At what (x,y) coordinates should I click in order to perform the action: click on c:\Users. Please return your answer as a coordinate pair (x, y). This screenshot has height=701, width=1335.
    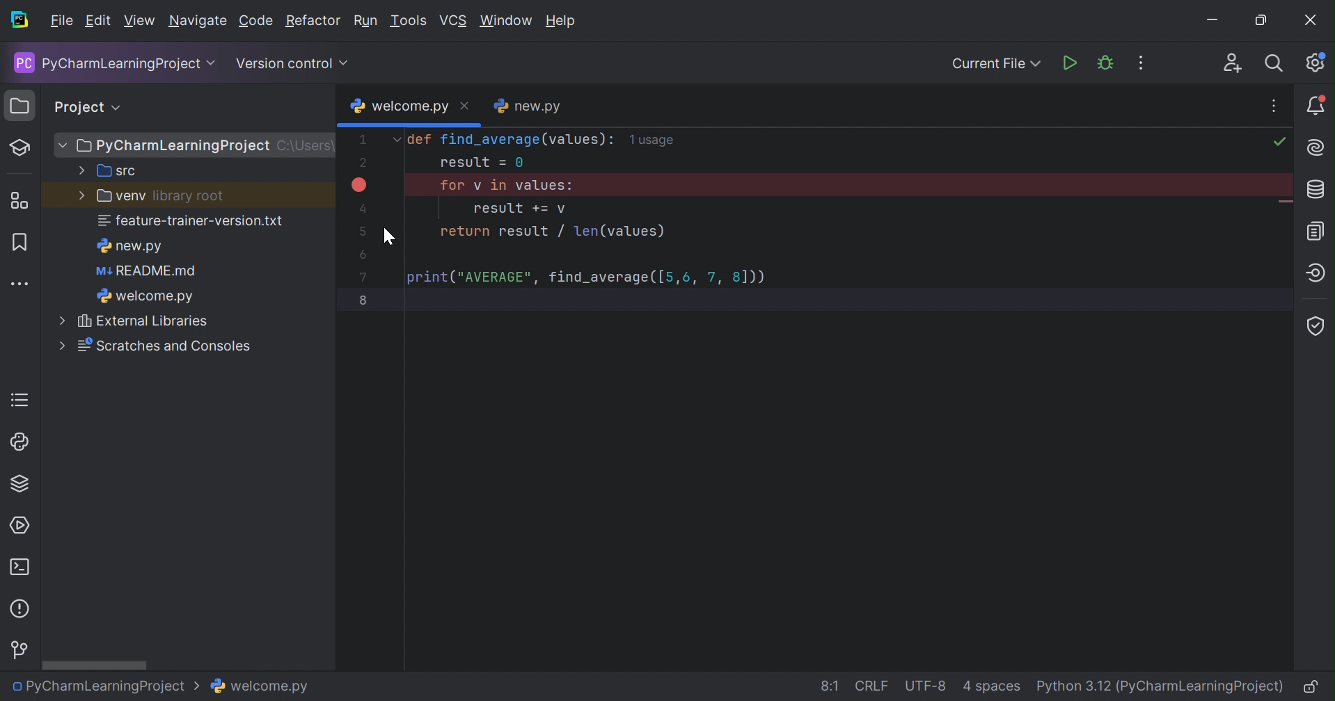
    Looking at the image, I should click on (308, 145).